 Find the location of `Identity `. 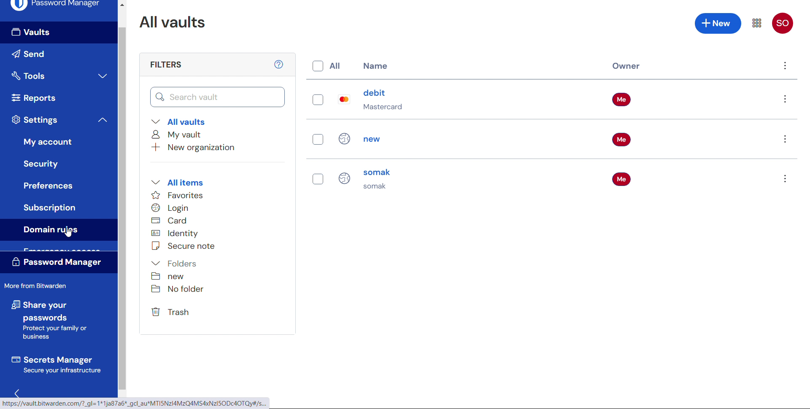

Identity  is located at coordinates (174, 233).